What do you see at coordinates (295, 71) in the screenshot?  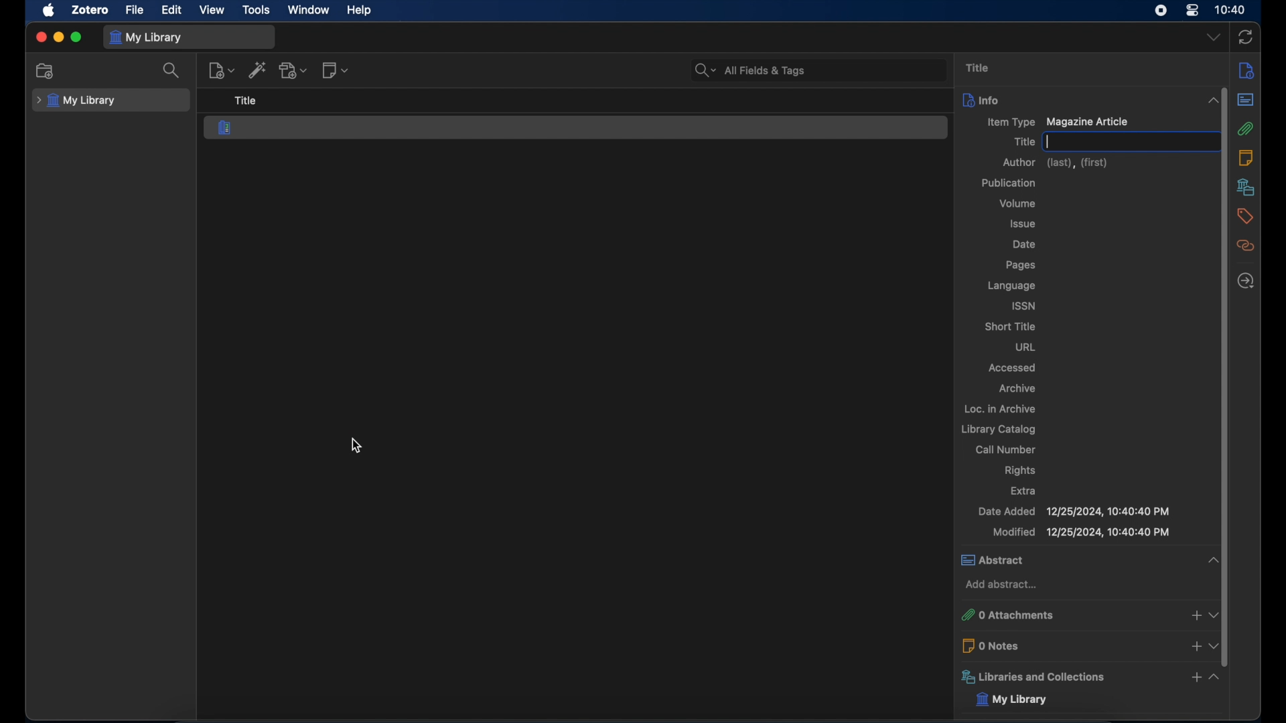 I see `add attachment` at bounding box center [295, 71].